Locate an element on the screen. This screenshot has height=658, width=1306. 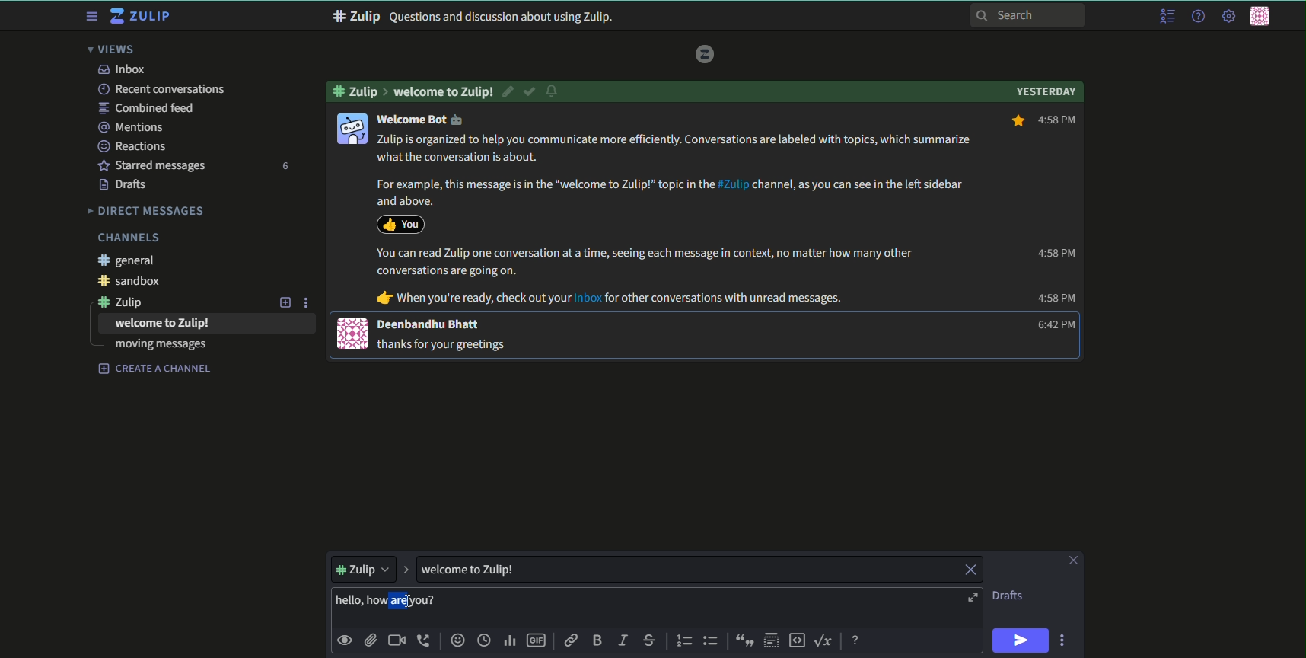
 is located at coordinates (362, 106).